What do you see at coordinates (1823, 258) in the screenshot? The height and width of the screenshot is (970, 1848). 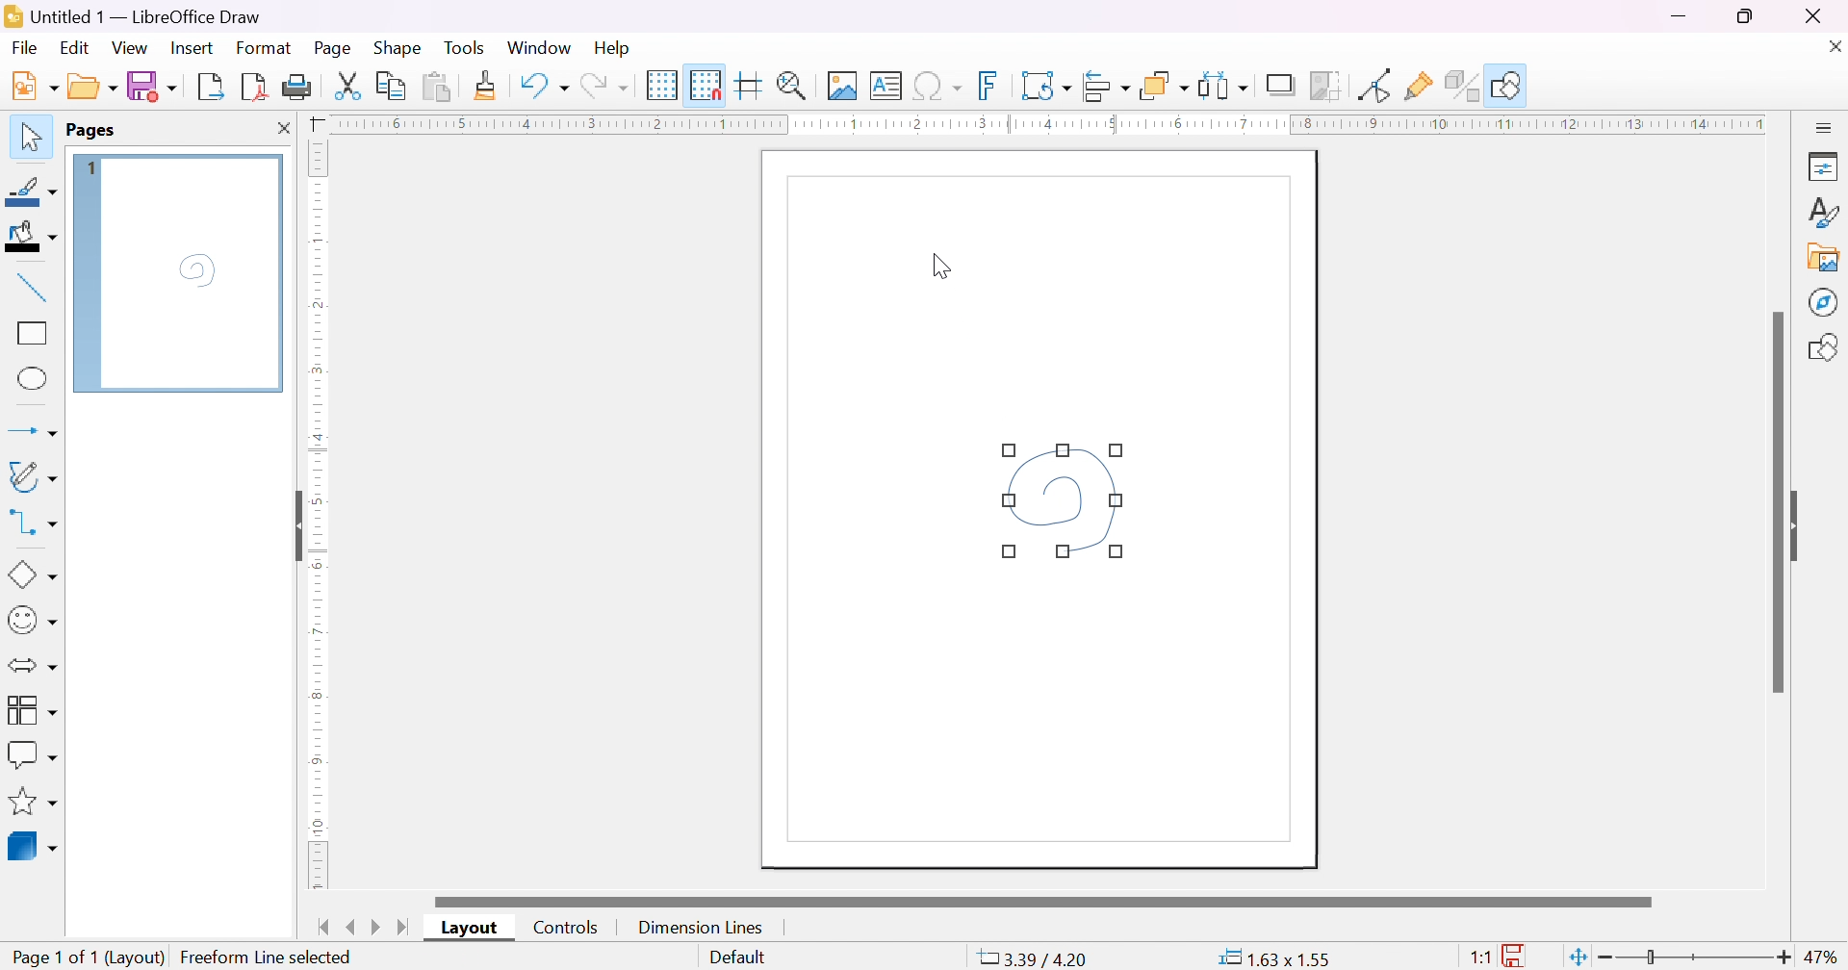 I see `gallery` at bounding box center [1823, 258].